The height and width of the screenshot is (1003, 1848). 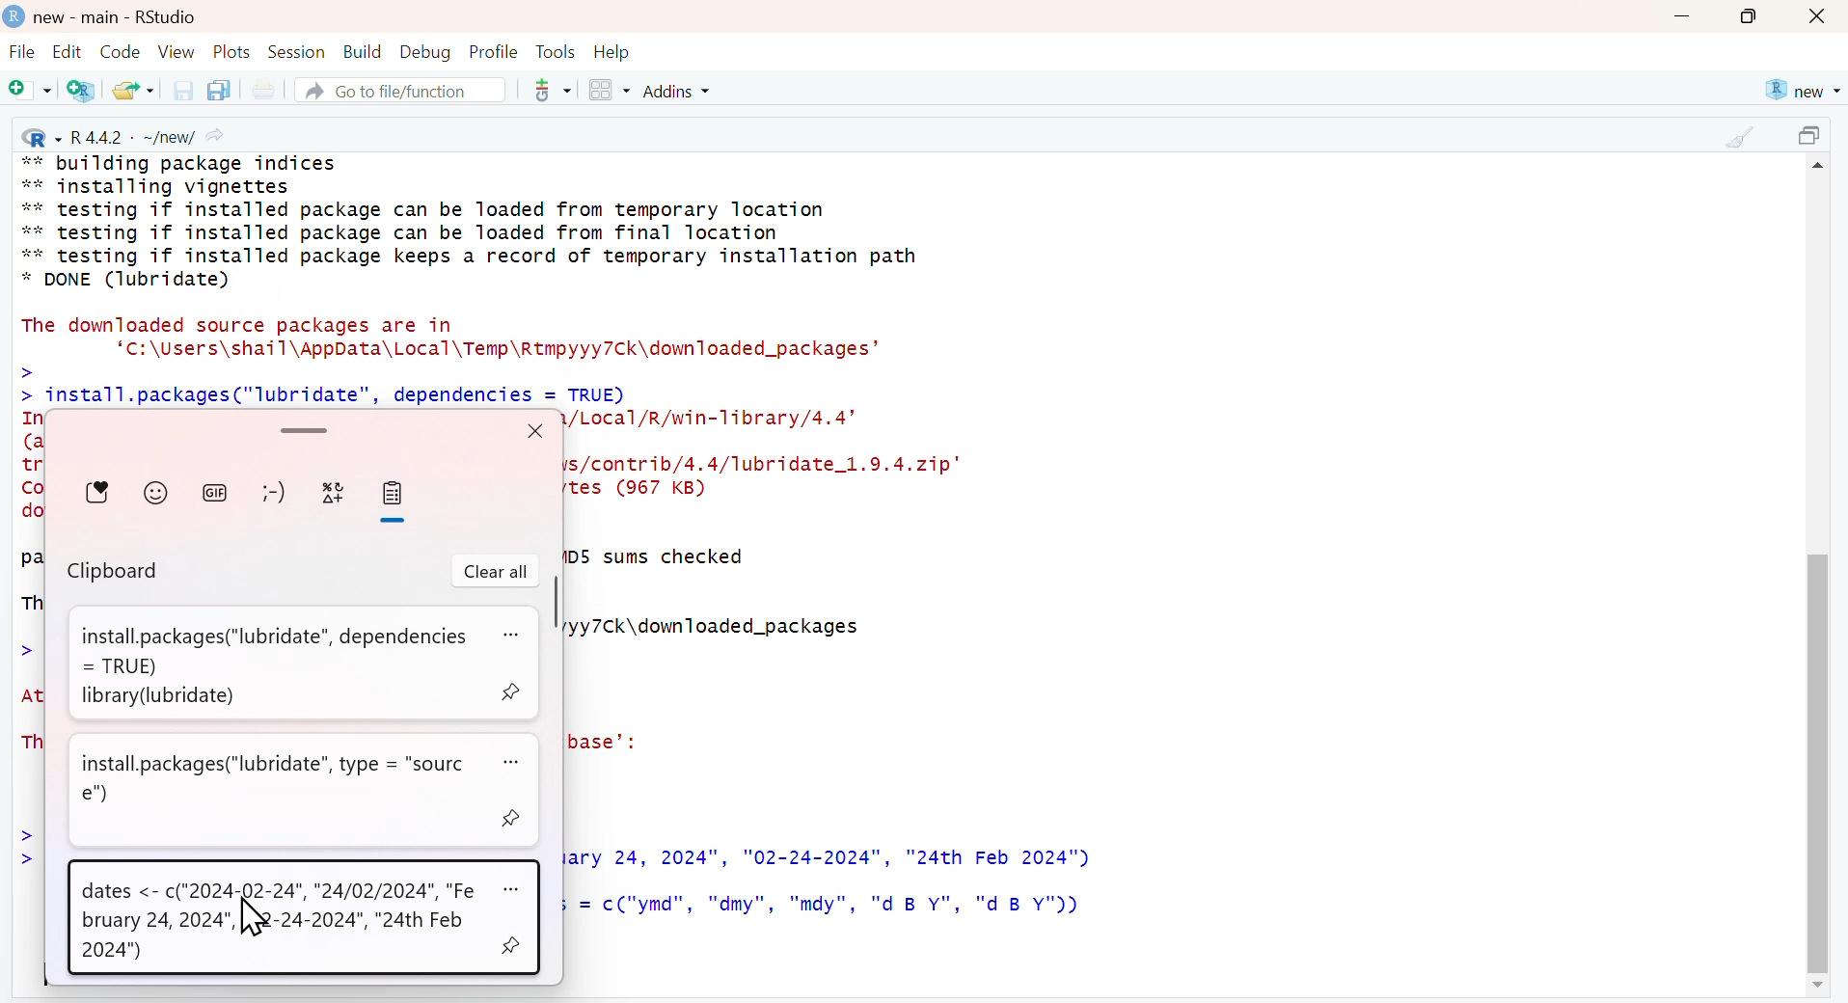 I want to click on Go to file/function, so click(x=398, y=90).